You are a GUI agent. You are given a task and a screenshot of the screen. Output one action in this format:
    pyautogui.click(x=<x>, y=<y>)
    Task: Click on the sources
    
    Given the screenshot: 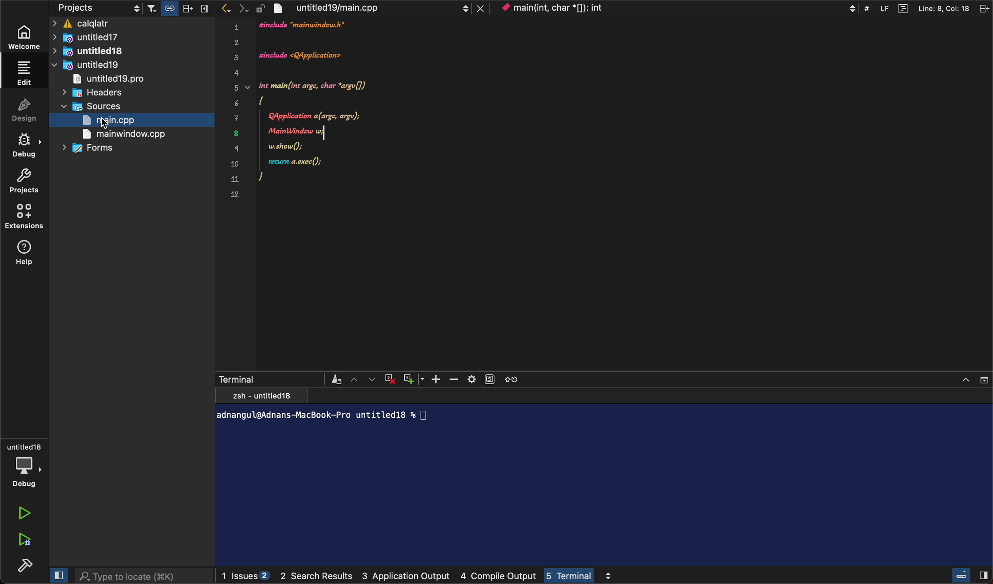 What is the action you would take?
    pyautogui.click(x=105, y=107)
    